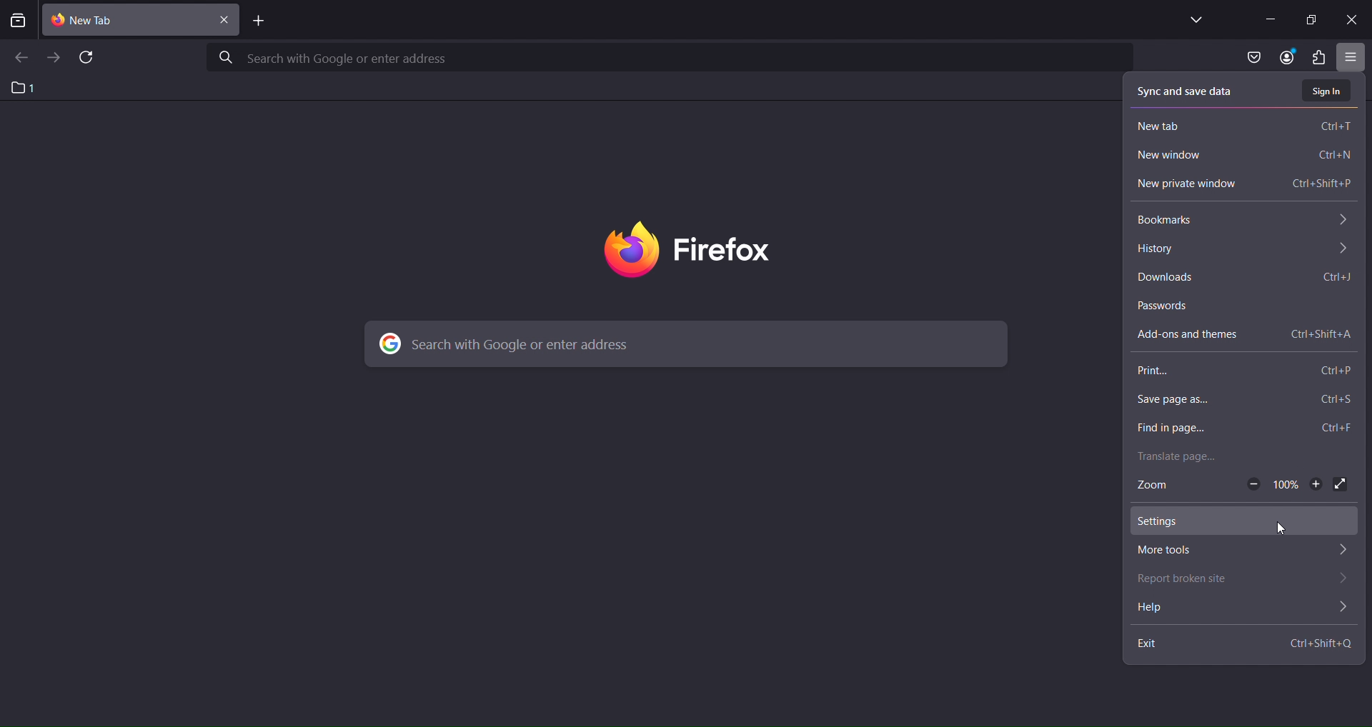 This screenshot has height=727, width=1372. I want to click on report broken site, so click(1248, 579).